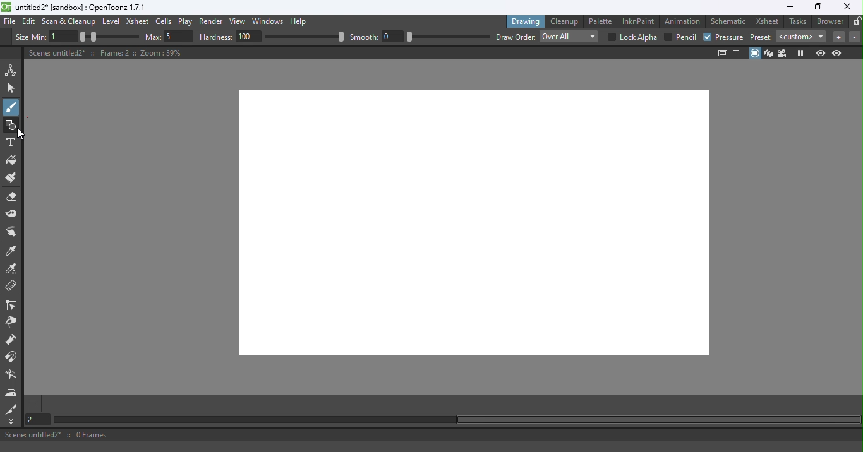  What do you see at coordinates (448, 37) in the screenshot?
I see `slider` at bounding box center [448, 37].